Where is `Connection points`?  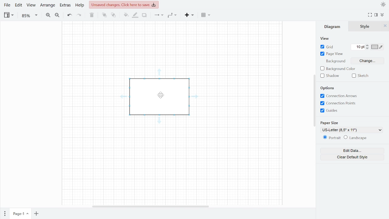 Connection points is located at coordinates (339, 103).